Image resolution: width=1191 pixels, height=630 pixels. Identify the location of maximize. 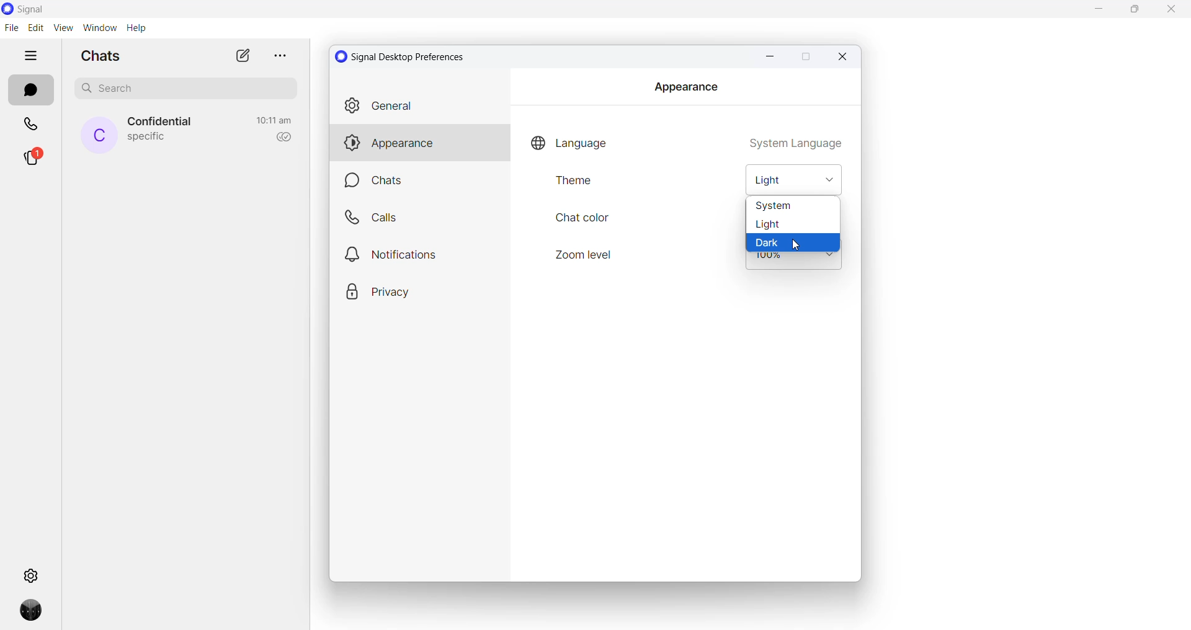
(805, 58).